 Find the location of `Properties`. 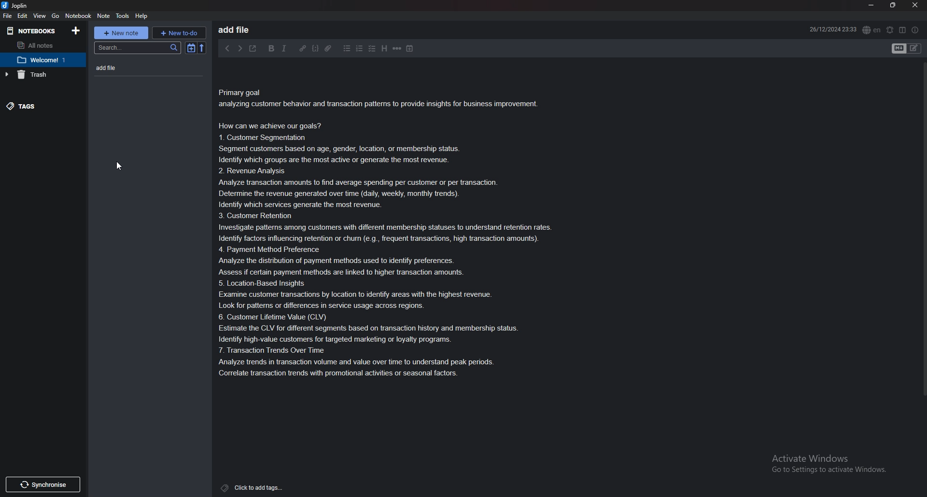

Properties is located at coordinates (917, 29).